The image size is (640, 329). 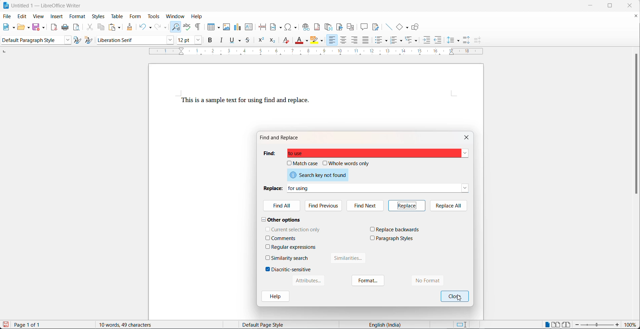 I want to click on similarities button, so click(x=349, y=260).